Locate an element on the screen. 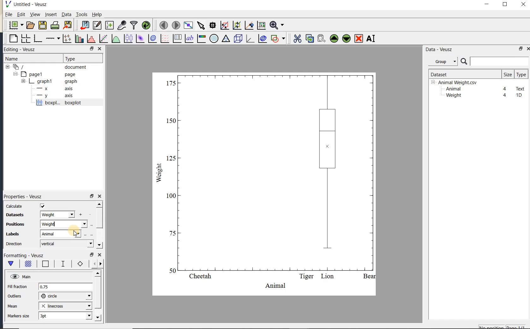  click or draw a rectangle to zoom graph axes is located at coordinates (224, 26).